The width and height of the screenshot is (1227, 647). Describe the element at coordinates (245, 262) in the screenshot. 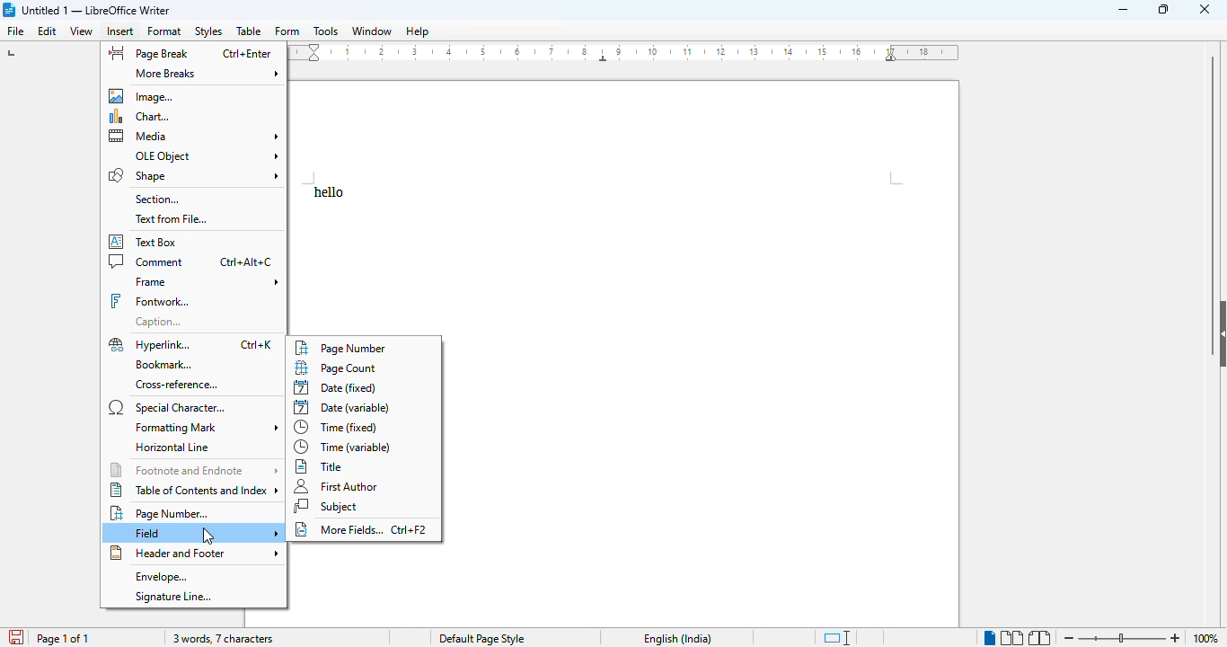

I see `shortcut for comment` at that location.